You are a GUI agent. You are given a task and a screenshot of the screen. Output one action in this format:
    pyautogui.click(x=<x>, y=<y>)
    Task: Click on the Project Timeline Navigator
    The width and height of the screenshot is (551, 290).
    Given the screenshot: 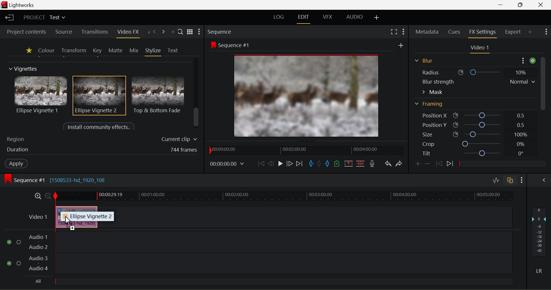 What is the action you would take?
    pyautogui.click(x=305, y=150)
    